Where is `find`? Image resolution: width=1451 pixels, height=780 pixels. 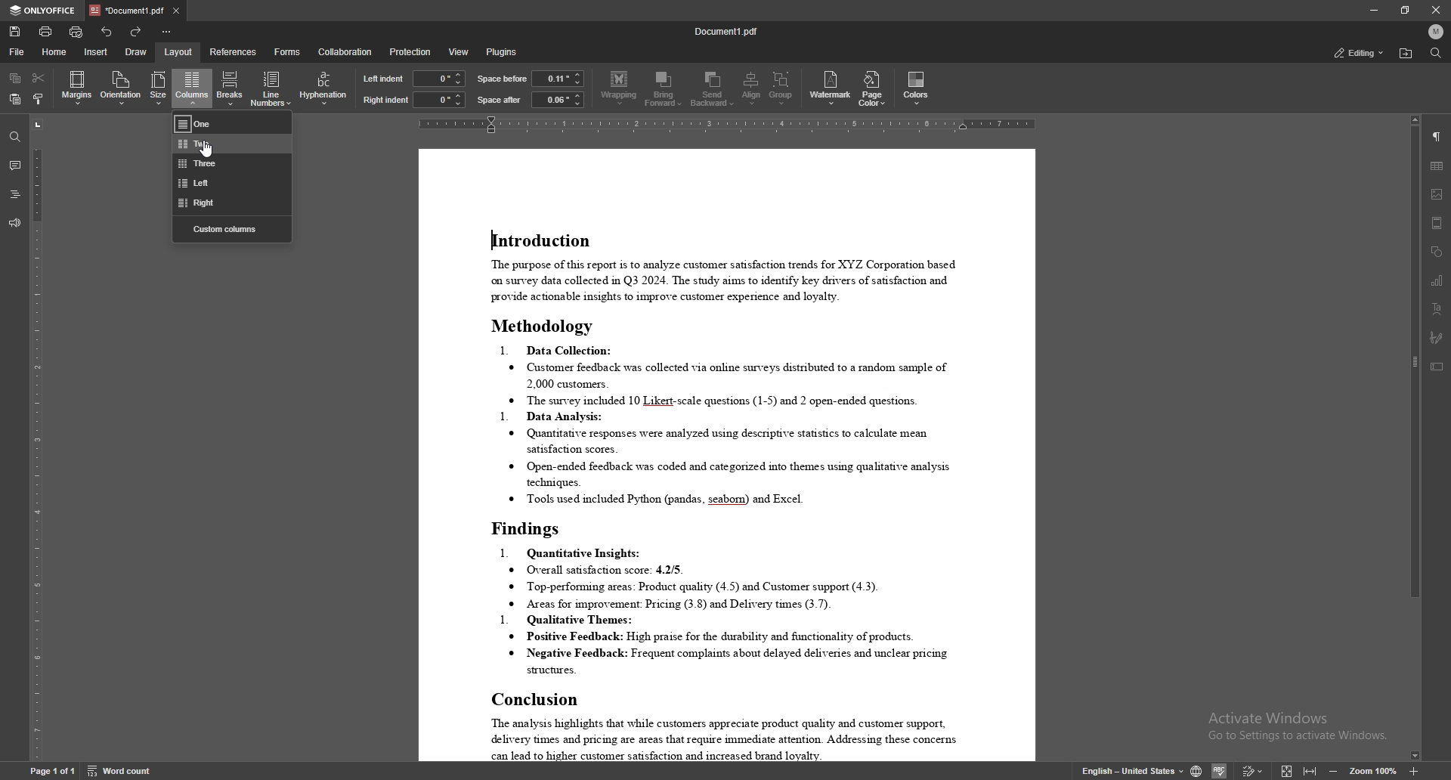 find is located at coordinates (15, 137).